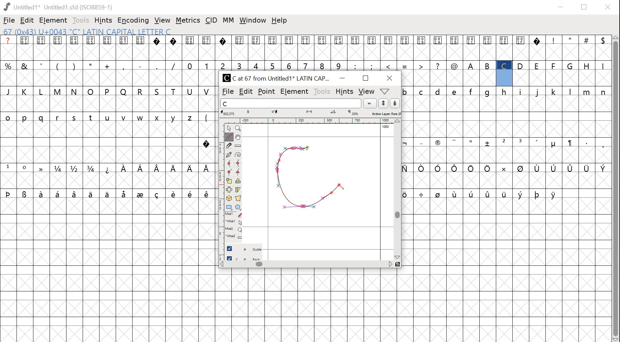 The height and width of the screenshot is (342, 620). What do you see at coordinates (108, 119) in the screenshot?
I see `glyphs` at bounding box center [108, 119].